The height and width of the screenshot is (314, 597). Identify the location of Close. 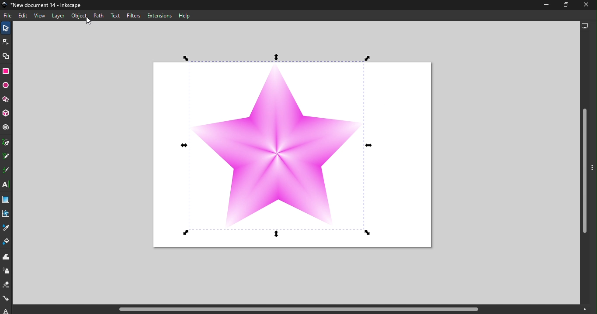
(587, 5).